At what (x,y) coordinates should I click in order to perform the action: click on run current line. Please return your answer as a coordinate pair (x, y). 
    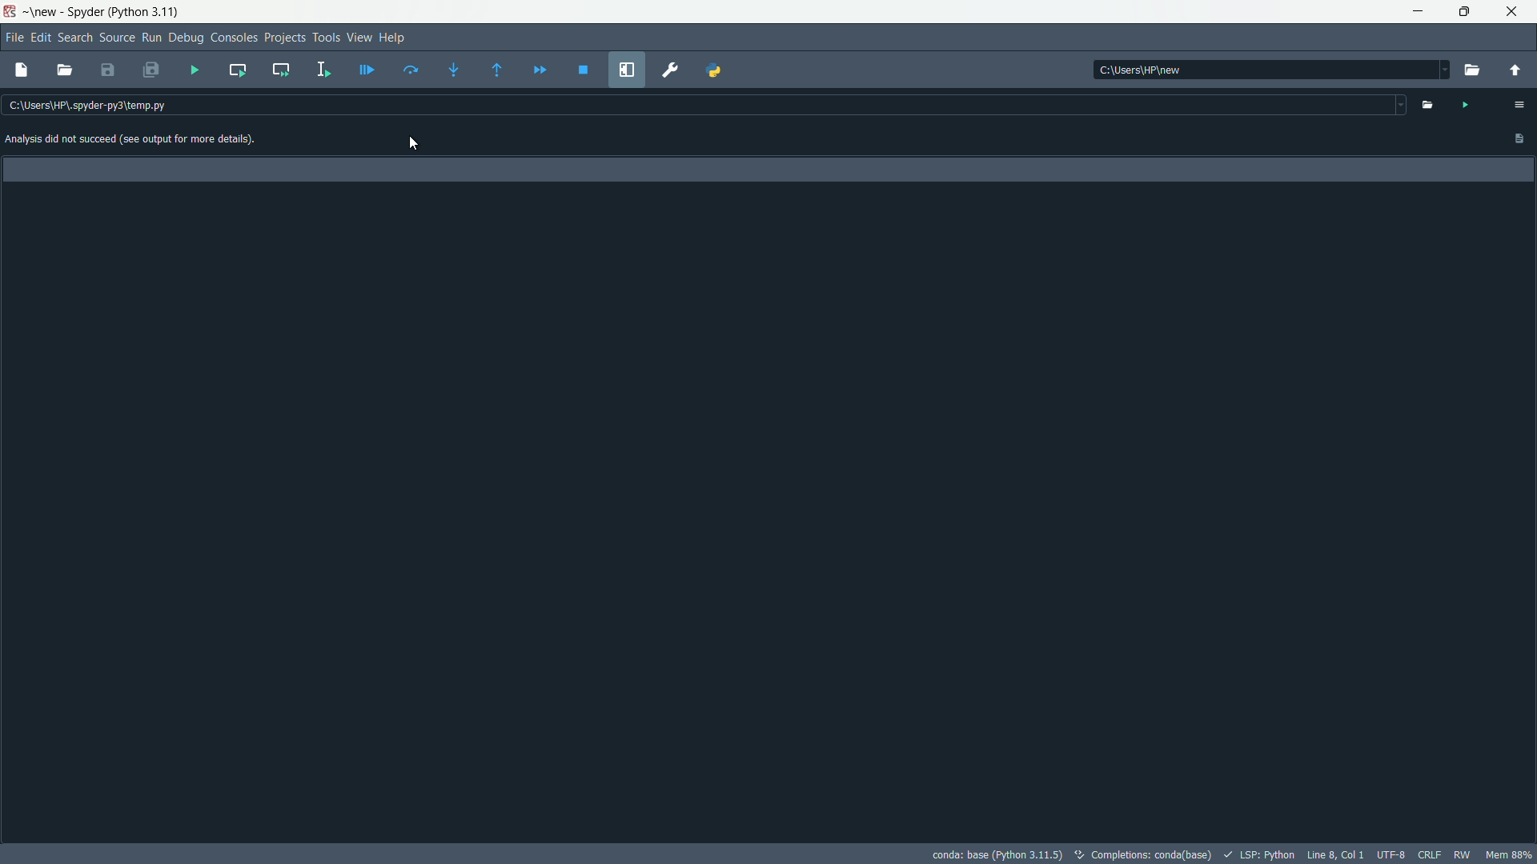
    Looking at the image, I should click on (411, 69).